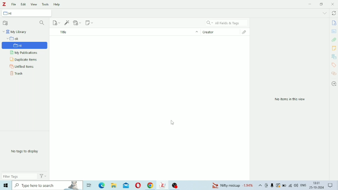  I want to click on Hi, so click(25, 44).